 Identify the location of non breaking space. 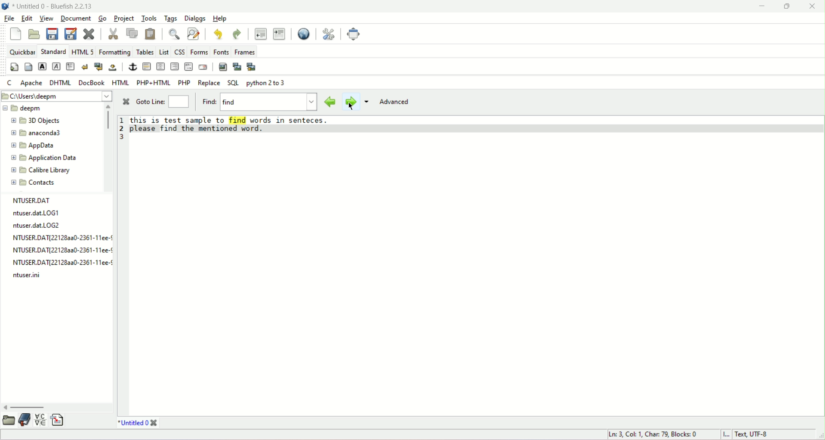
(113, 68).